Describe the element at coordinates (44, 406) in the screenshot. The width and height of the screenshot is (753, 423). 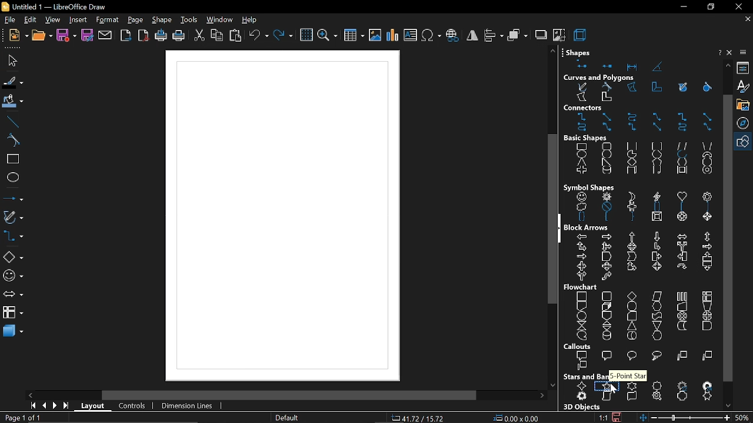
I see `previous page` at that location.